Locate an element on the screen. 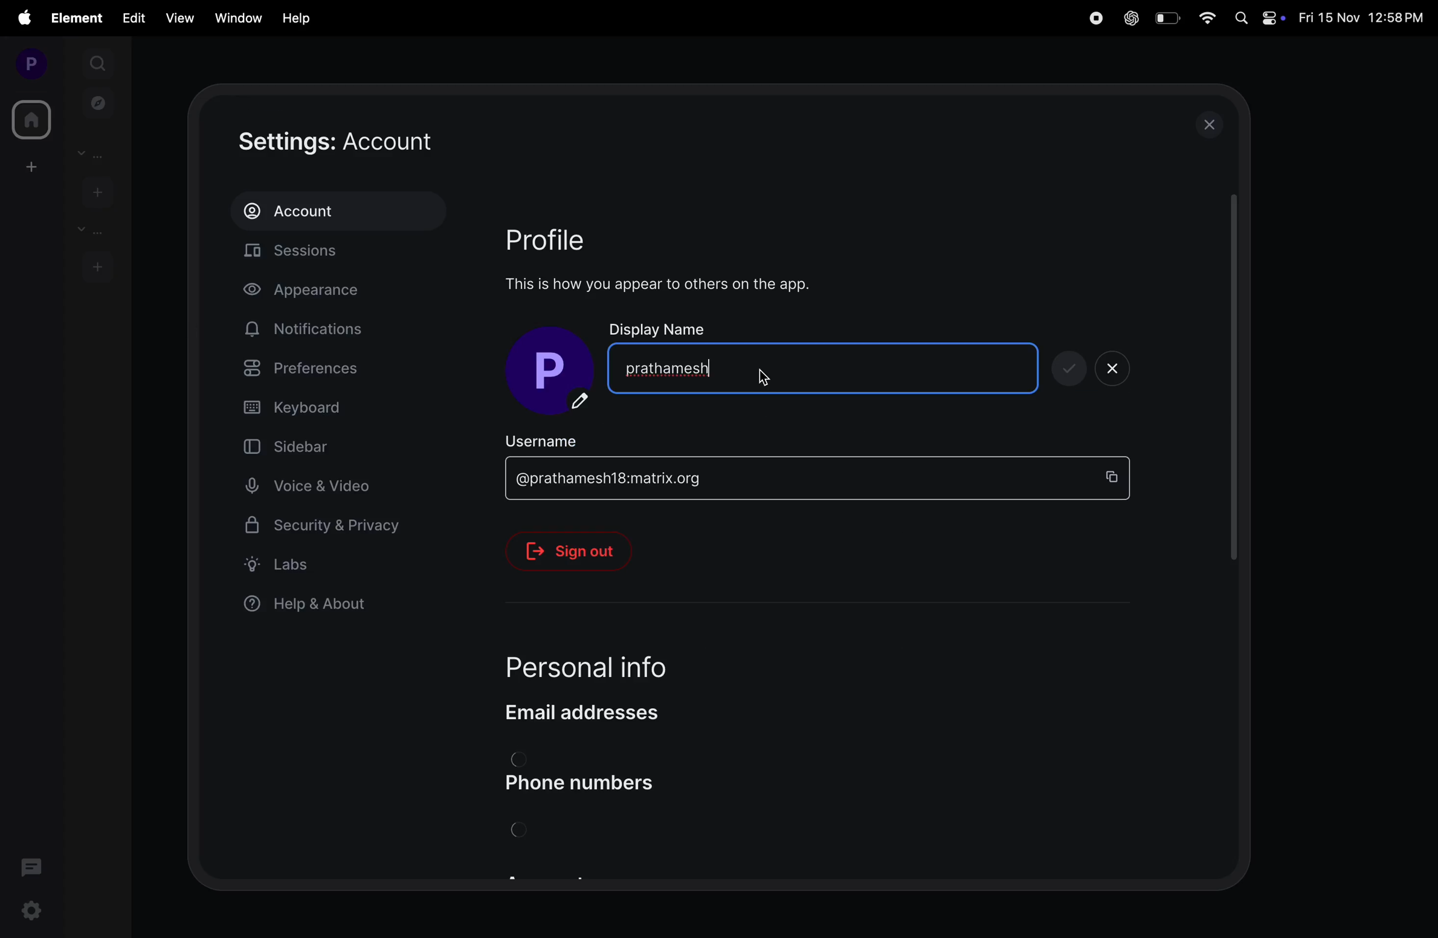 This screenshot has height=938, width=1438. security and privacy is located at coordinates (324, 529).